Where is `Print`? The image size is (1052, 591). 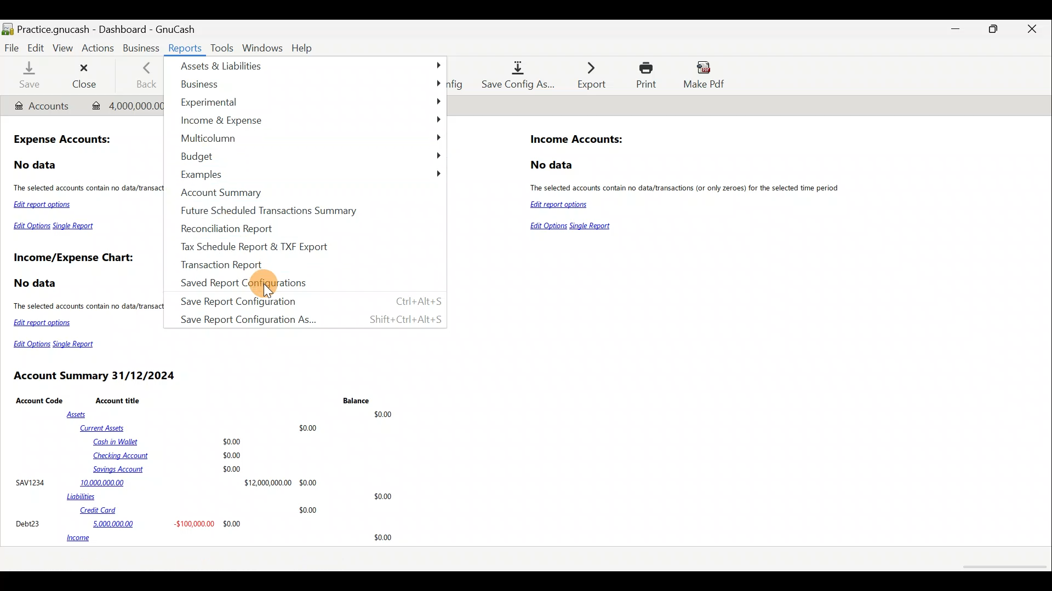 Print is located at coordinates (643, 75).